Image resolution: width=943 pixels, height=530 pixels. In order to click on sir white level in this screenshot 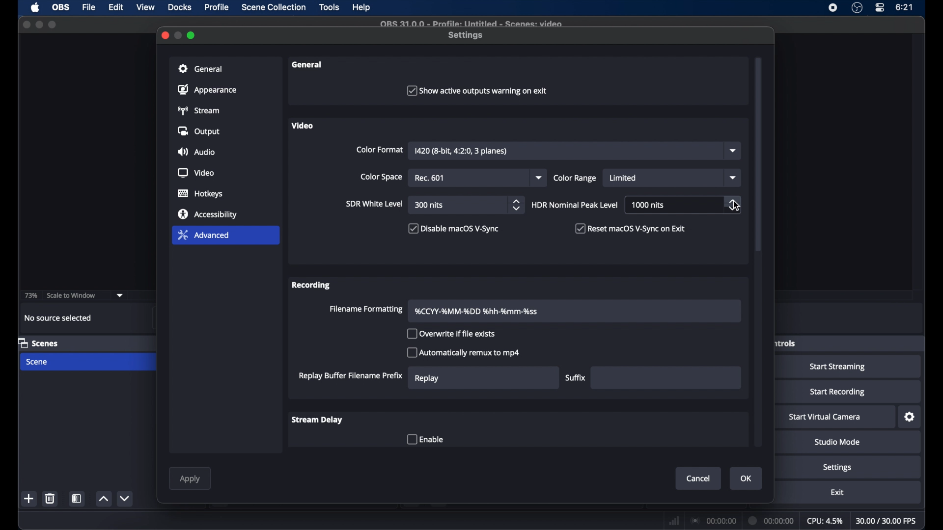, I will do `click(374, 204)`.